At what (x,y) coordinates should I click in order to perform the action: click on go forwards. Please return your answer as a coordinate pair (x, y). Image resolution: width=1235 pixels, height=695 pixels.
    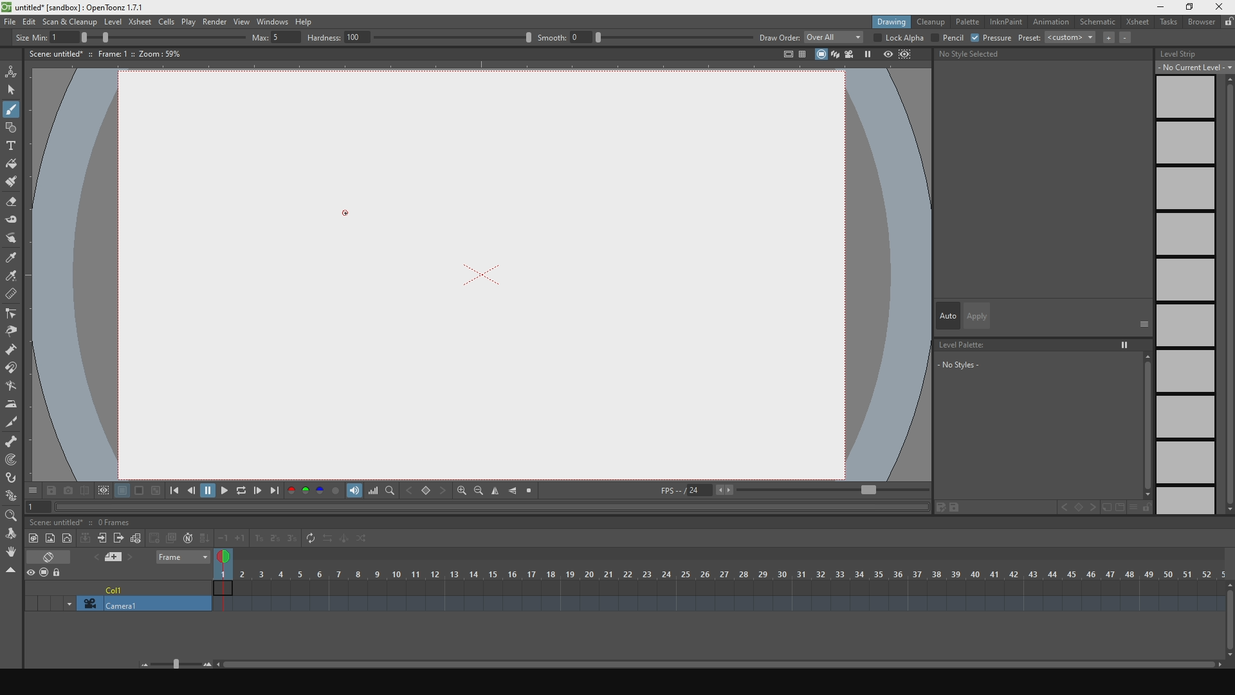
    Looking at the image, I should click on (259, 492).